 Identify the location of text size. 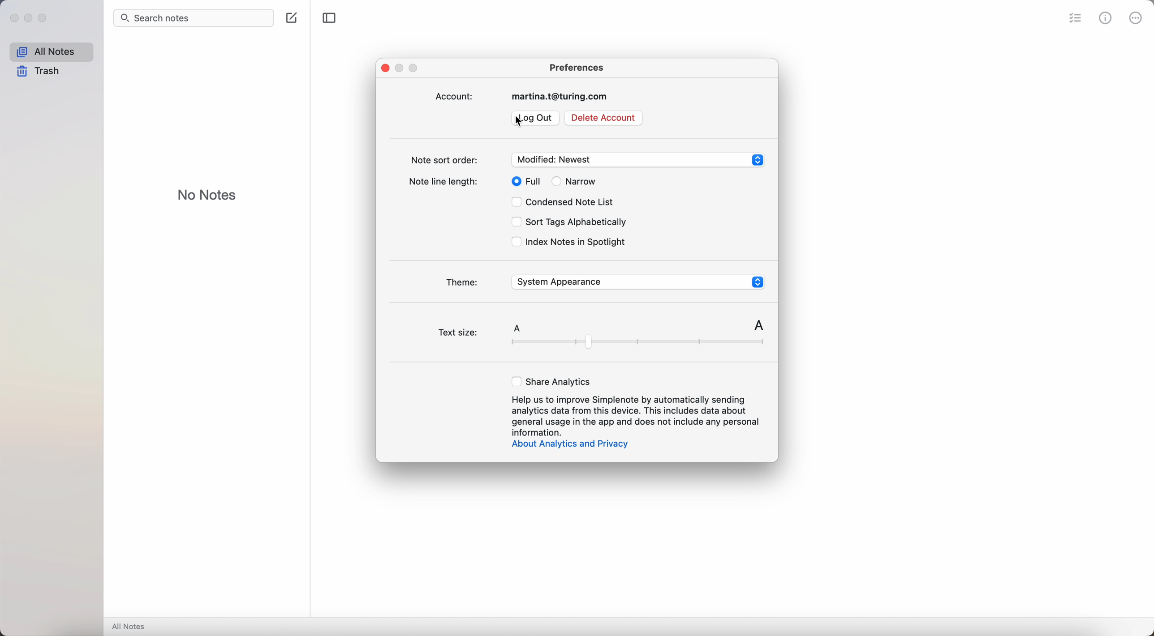
(604, 327).